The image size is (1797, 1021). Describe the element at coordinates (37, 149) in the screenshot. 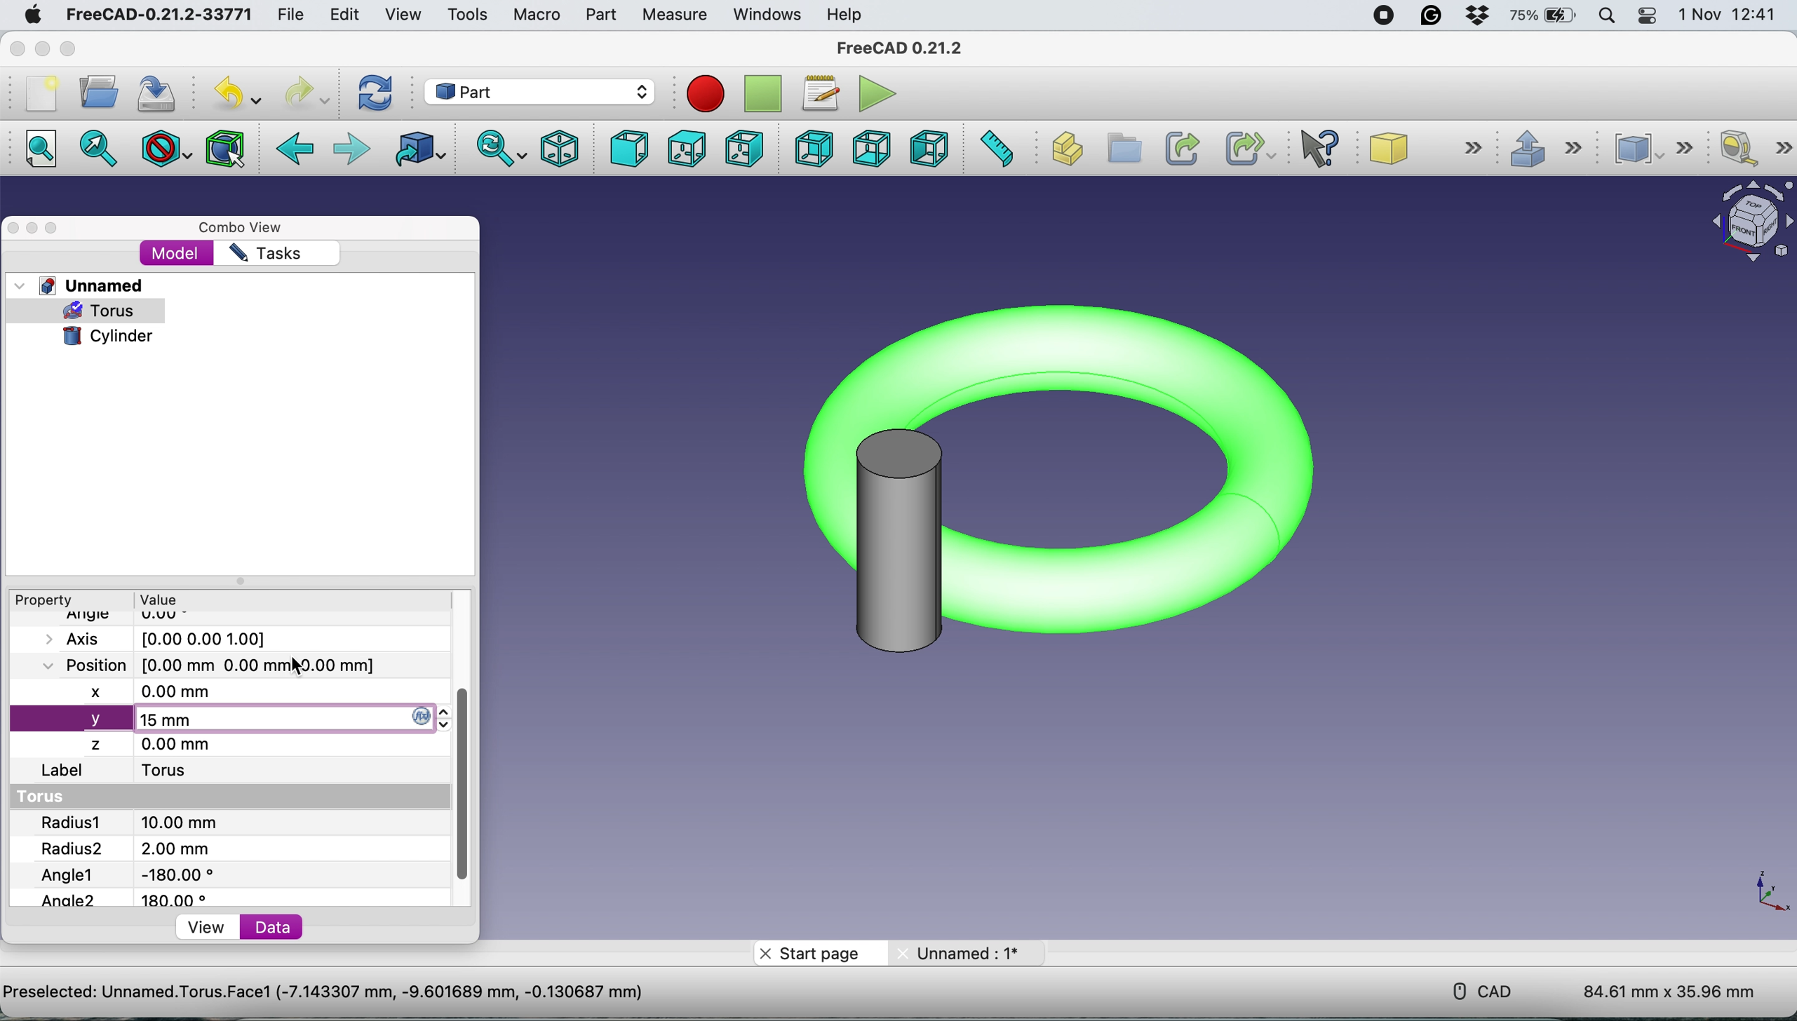

I see `fit all` at that location.